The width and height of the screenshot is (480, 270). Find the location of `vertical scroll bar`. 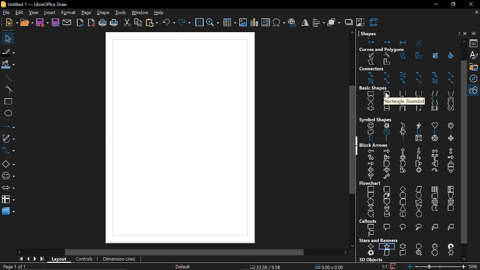

vertical scroll bar is located at coordinates (349, 141).